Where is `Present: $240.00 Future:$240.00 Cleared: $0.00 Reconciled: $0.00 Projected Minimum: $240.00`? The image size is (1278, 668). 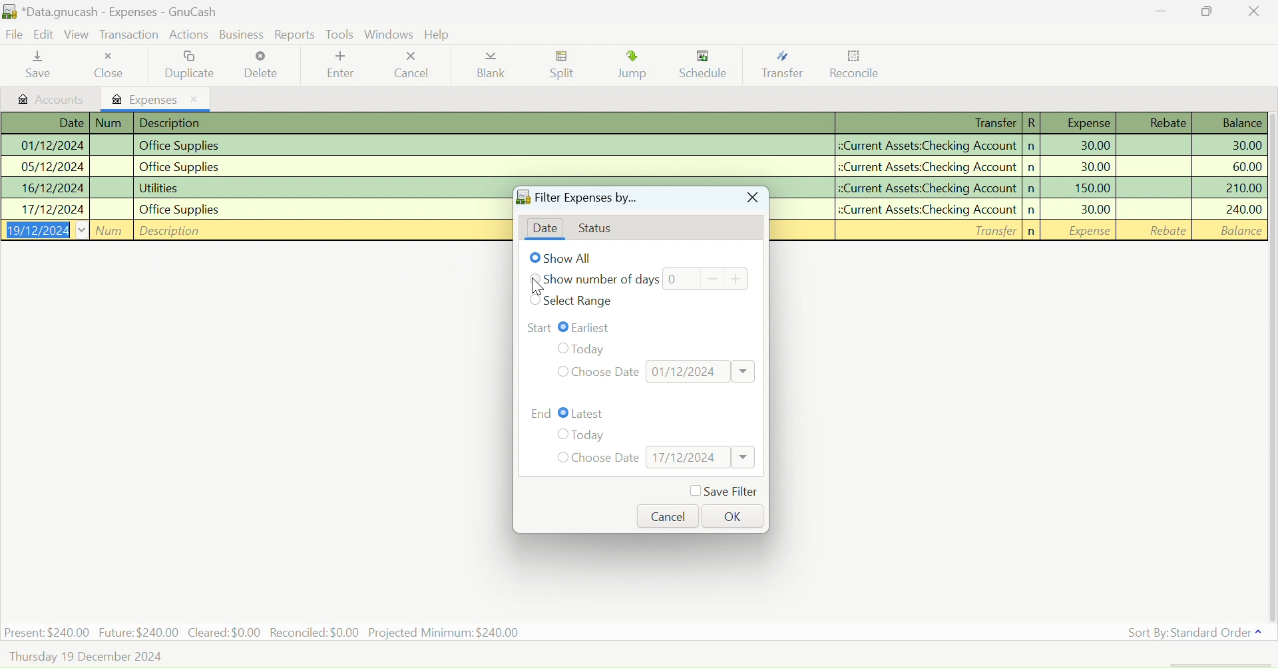 Present: $240.00 Future:$240.00 Cleared: $0.00 Reconciled: $0.00 Projected Minimum: $240.00 is located at coordinates (264, 631).